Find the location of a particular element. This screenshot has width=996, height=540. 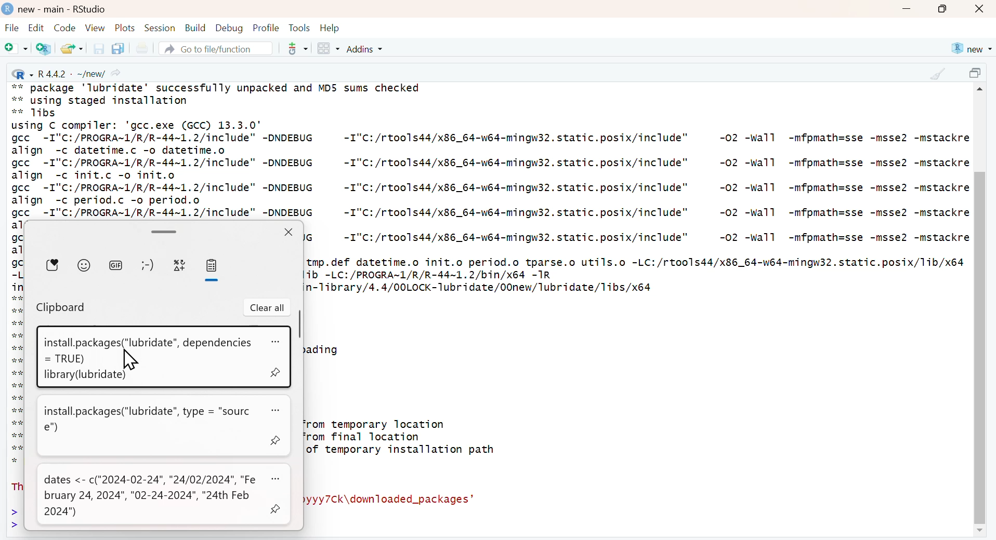

new is located at coordinates (971, 49).